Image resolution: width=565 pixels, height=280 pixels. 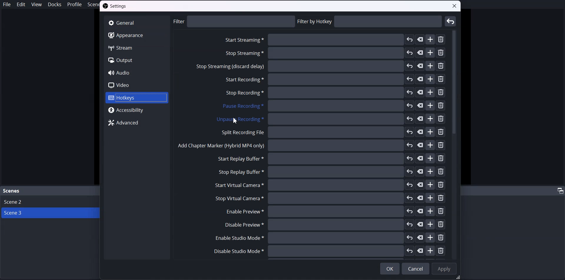 I want to click on Apperance, so click(x=136, y=35).